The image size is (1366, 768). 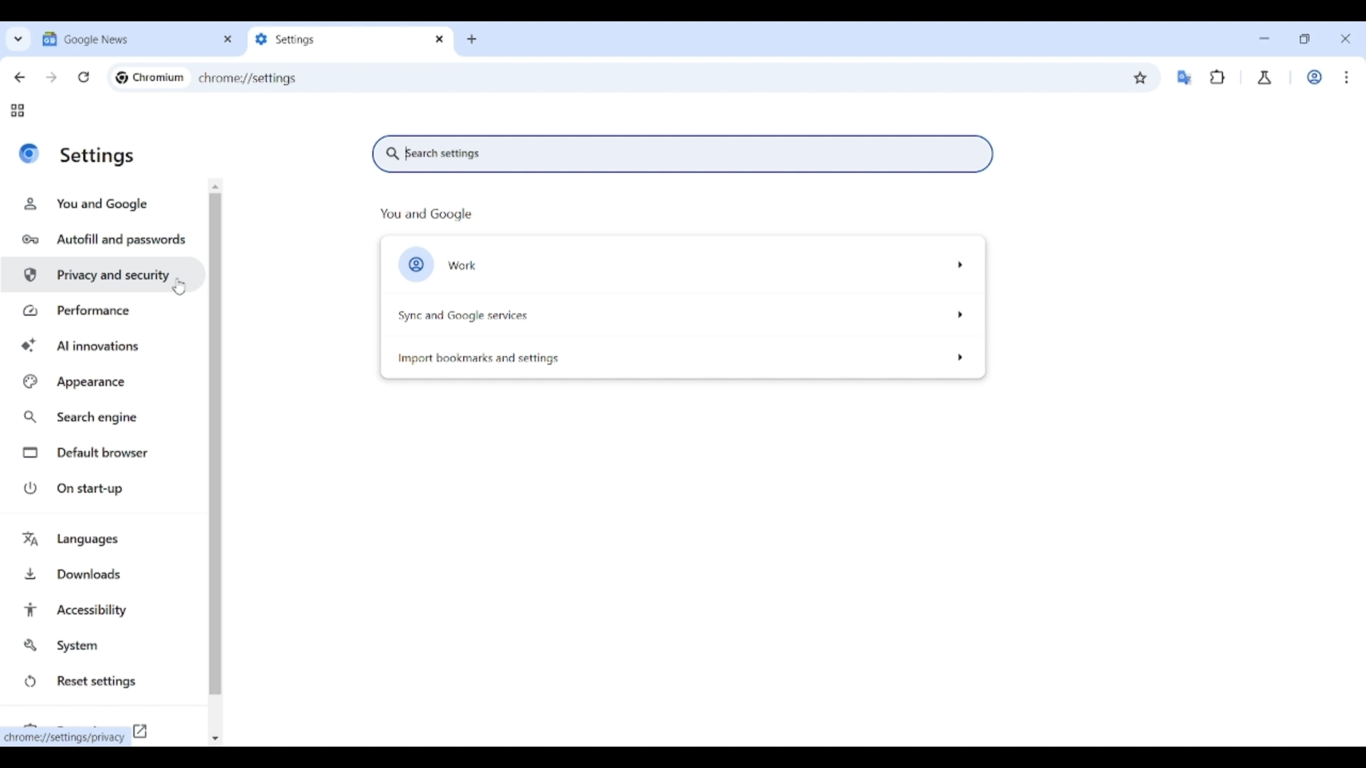 What do you see at coordinates (679, 356) in the screenshot?
I see `Import bookmark and setting options` at bounding box center [679, 356].